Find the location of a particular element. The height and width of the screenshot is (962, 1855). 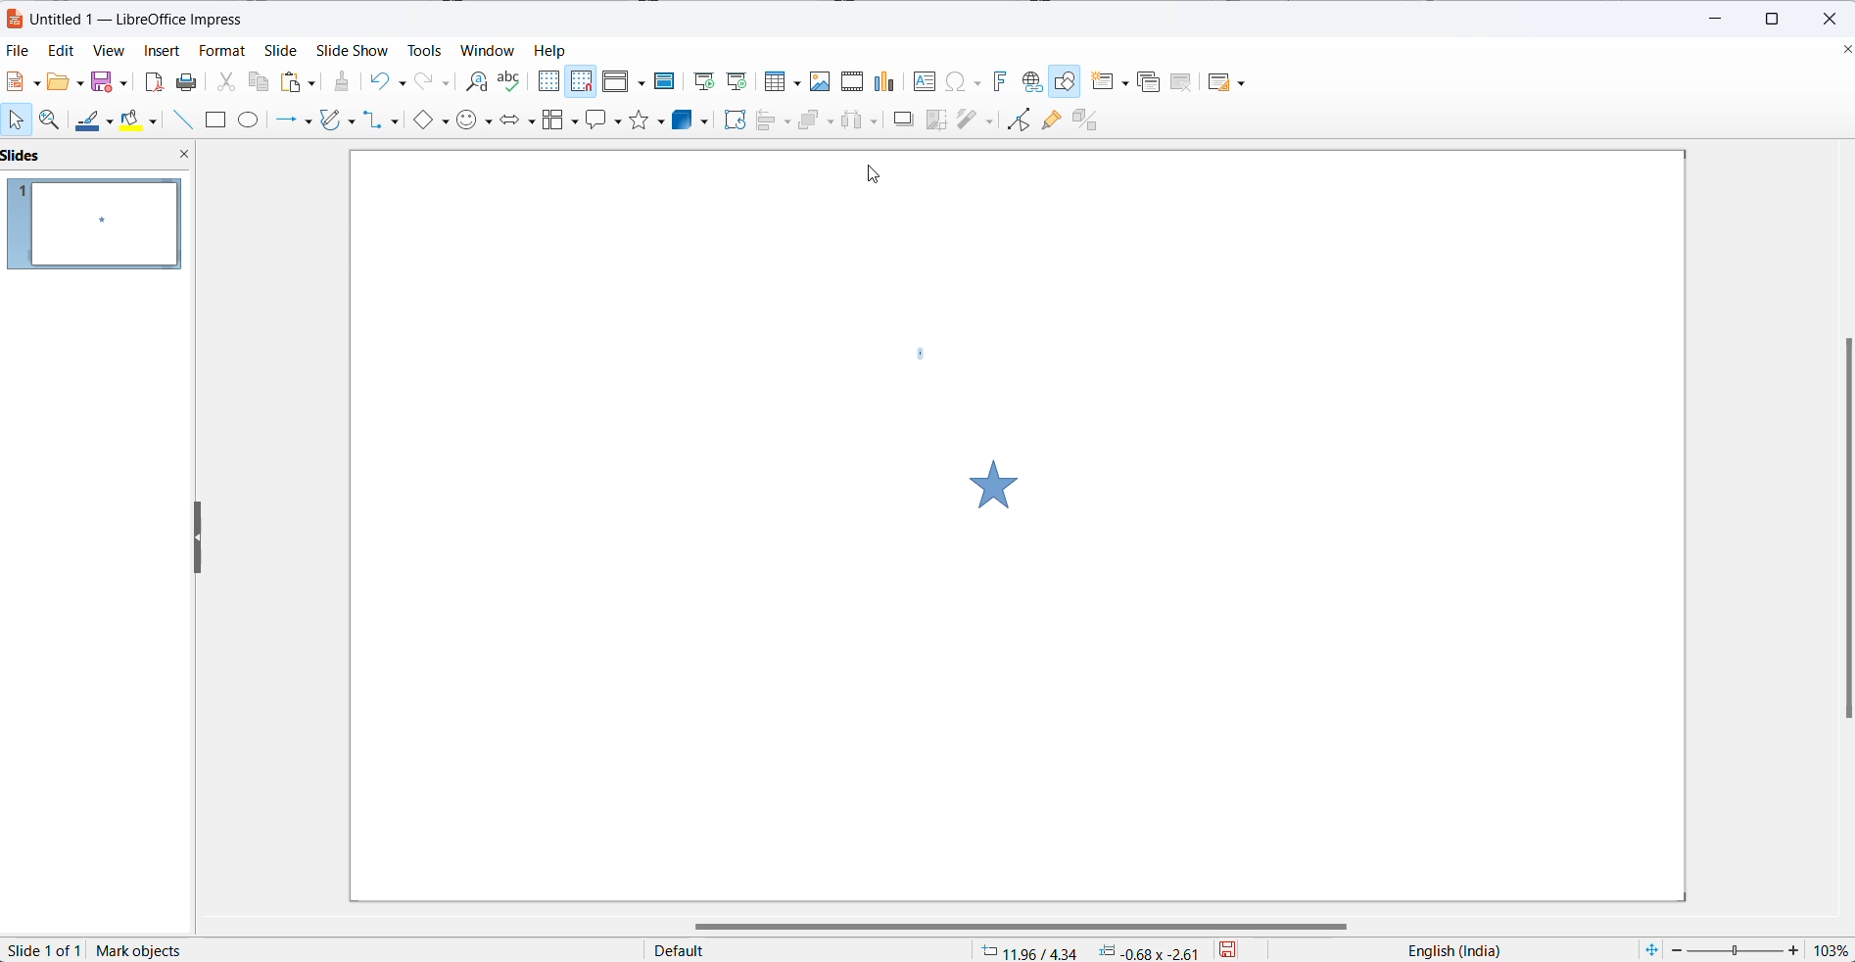

maximize is located at coordinates (1776, 20).